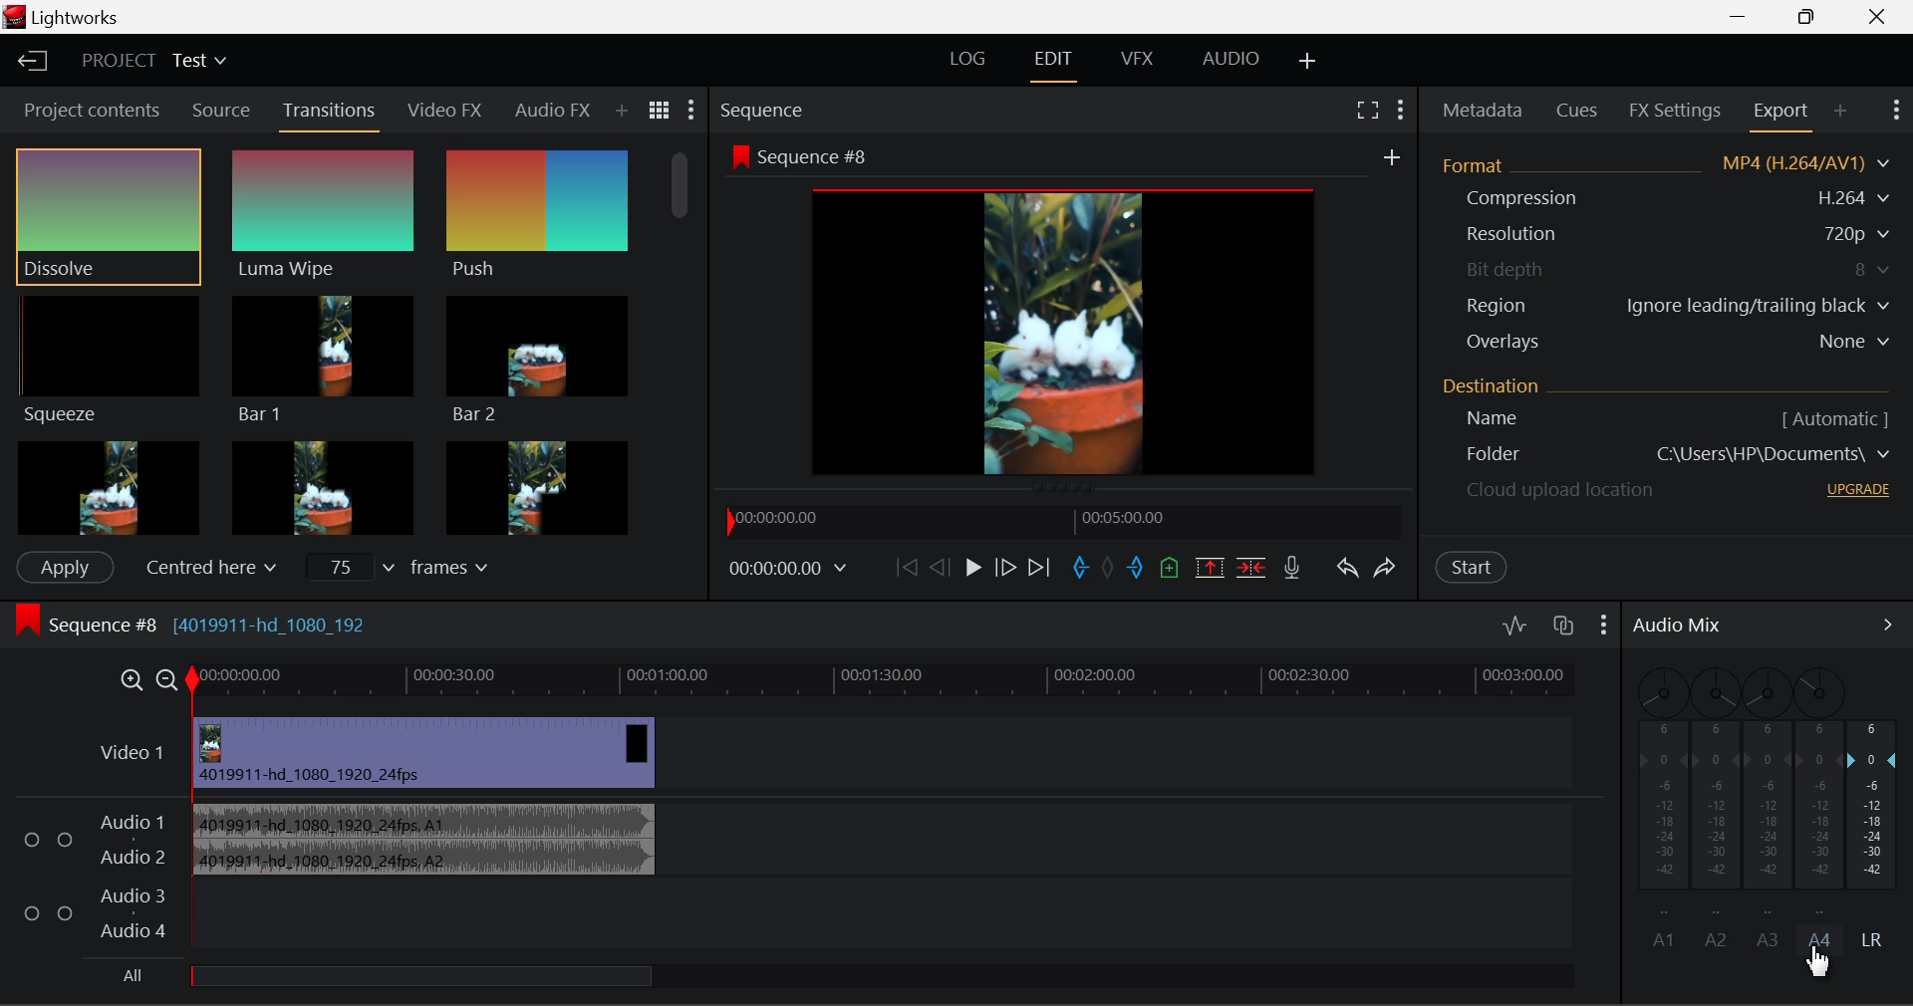  What do you see at coordinates (221, 110) in the screenshot?
I see `Source` at bounding box center [221, 110].